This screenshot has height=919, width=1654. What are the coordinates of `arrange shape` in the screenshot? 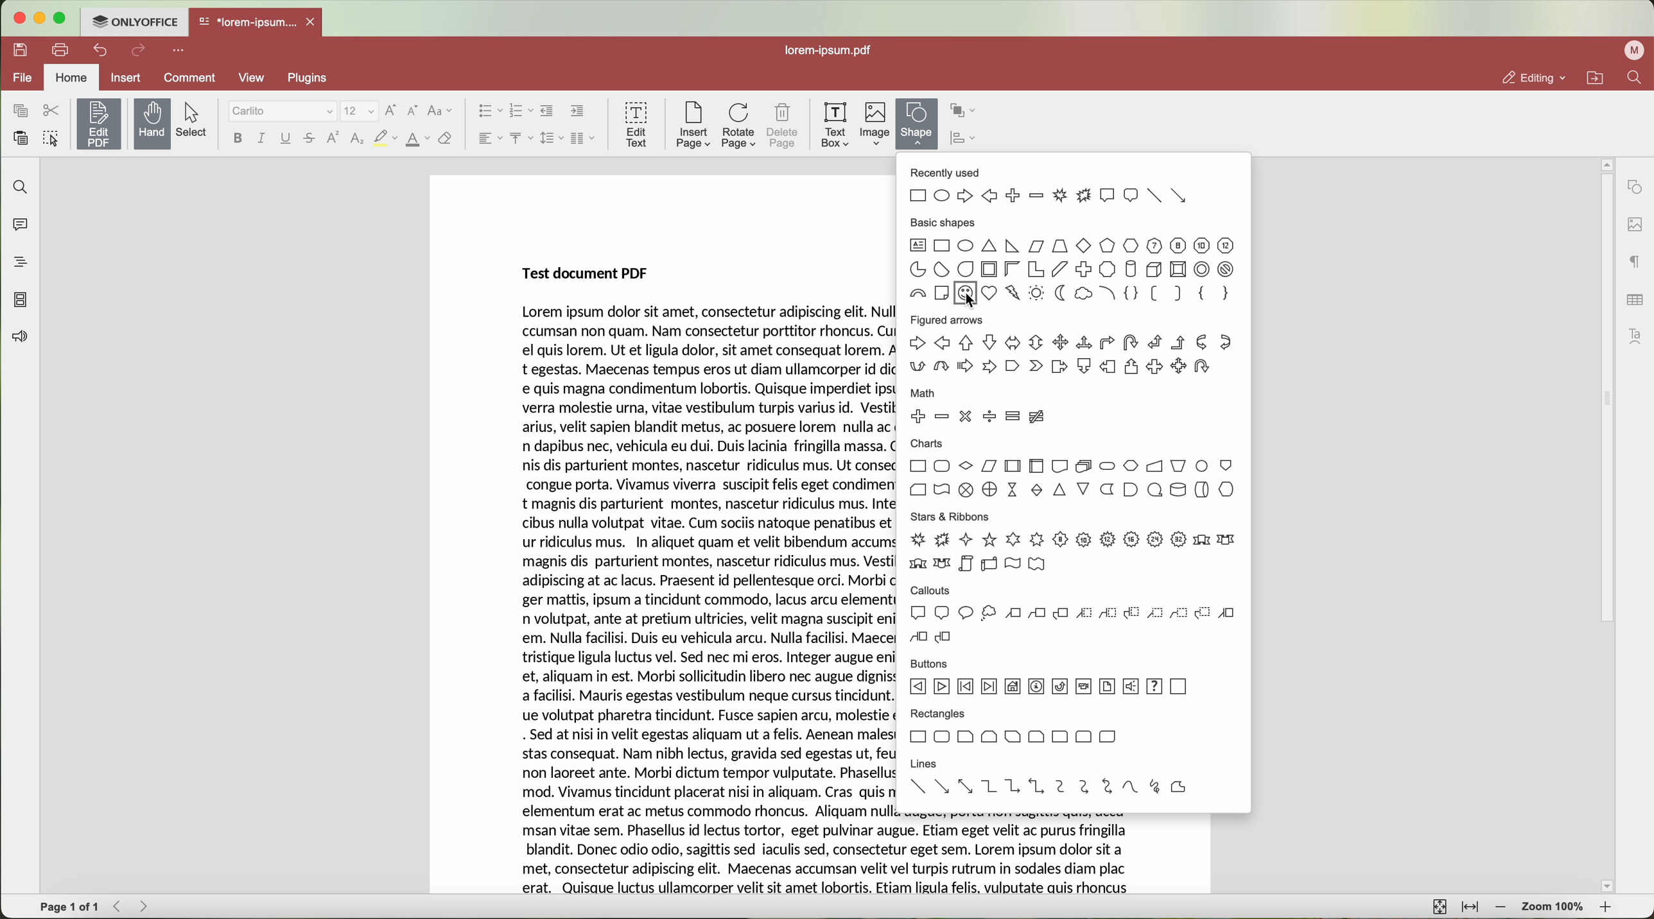 It's located at (964, 112).